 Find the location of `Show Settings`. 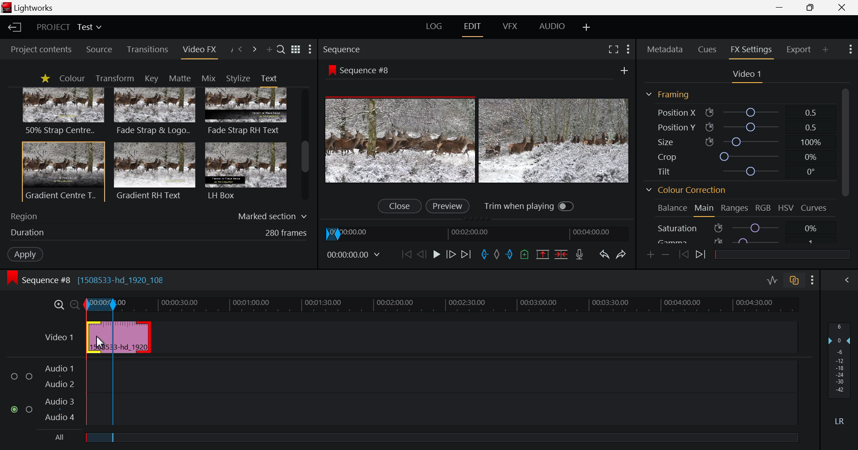

Show Settings is located at coordinates (849, 50).